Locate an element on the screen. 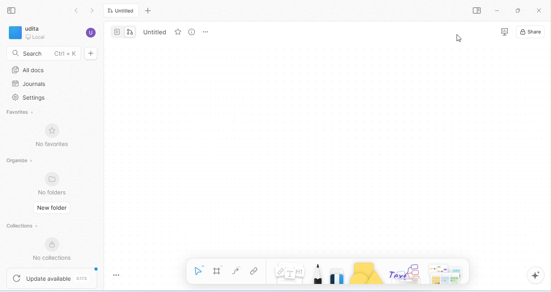  favorite is located at coordinates (179, 33).